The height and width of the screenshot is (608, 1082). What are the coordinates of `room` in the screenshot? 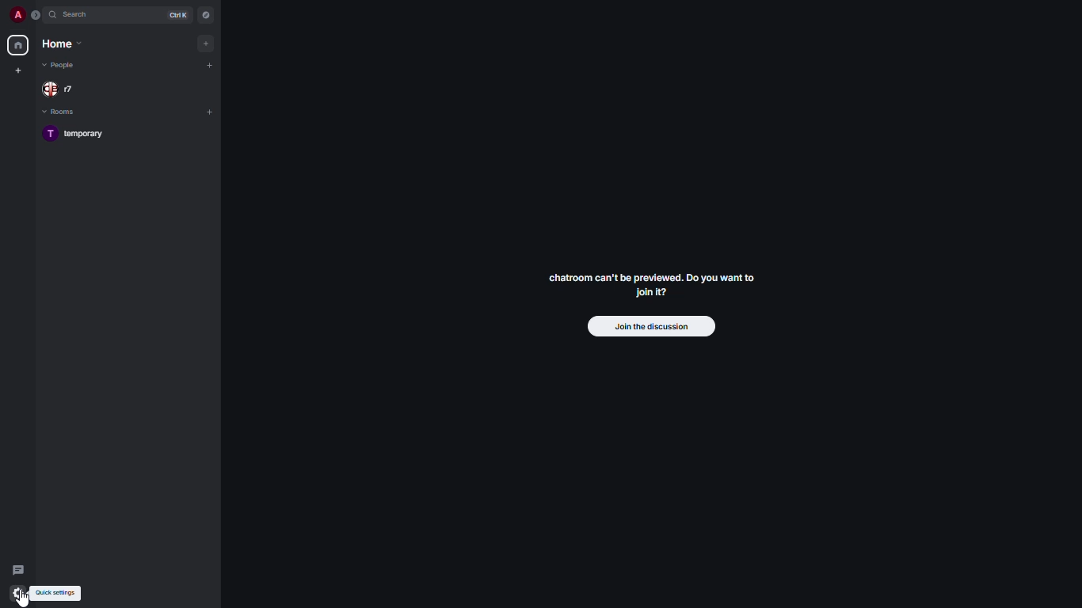 It's located at (81, 135).